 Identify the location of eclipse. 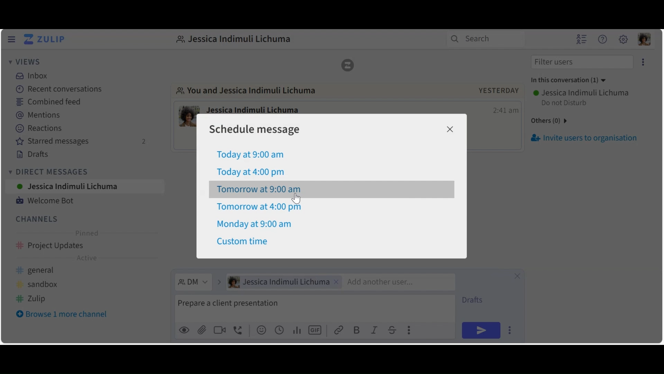
(644, 62).